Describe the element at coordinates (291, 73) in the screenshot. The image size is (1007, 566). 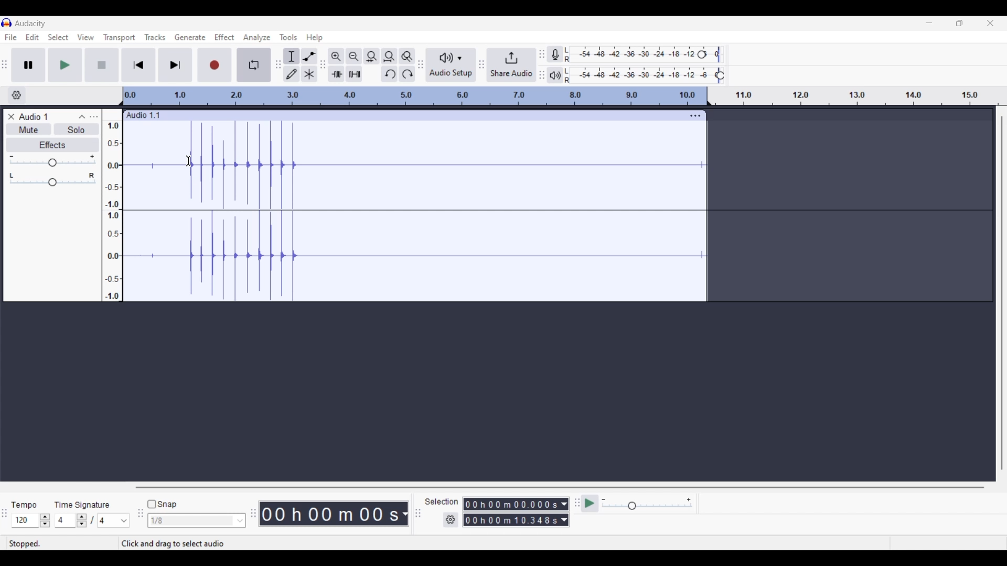
I see `Draw tool` at that location.